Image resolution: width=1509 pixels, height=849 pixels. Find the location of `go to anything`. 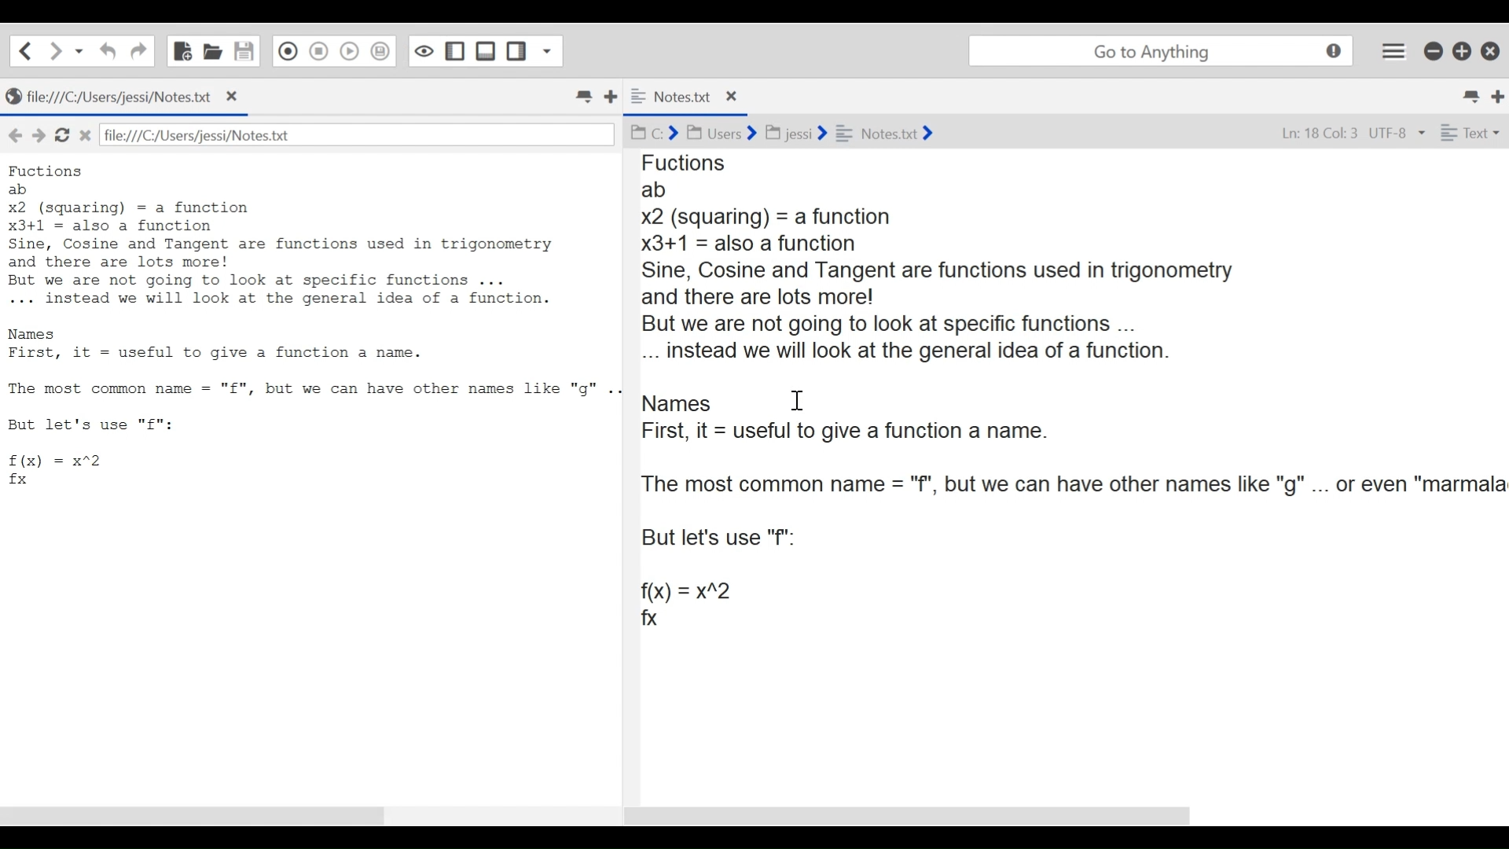

go to anything is located at coordinates (1161, 51).